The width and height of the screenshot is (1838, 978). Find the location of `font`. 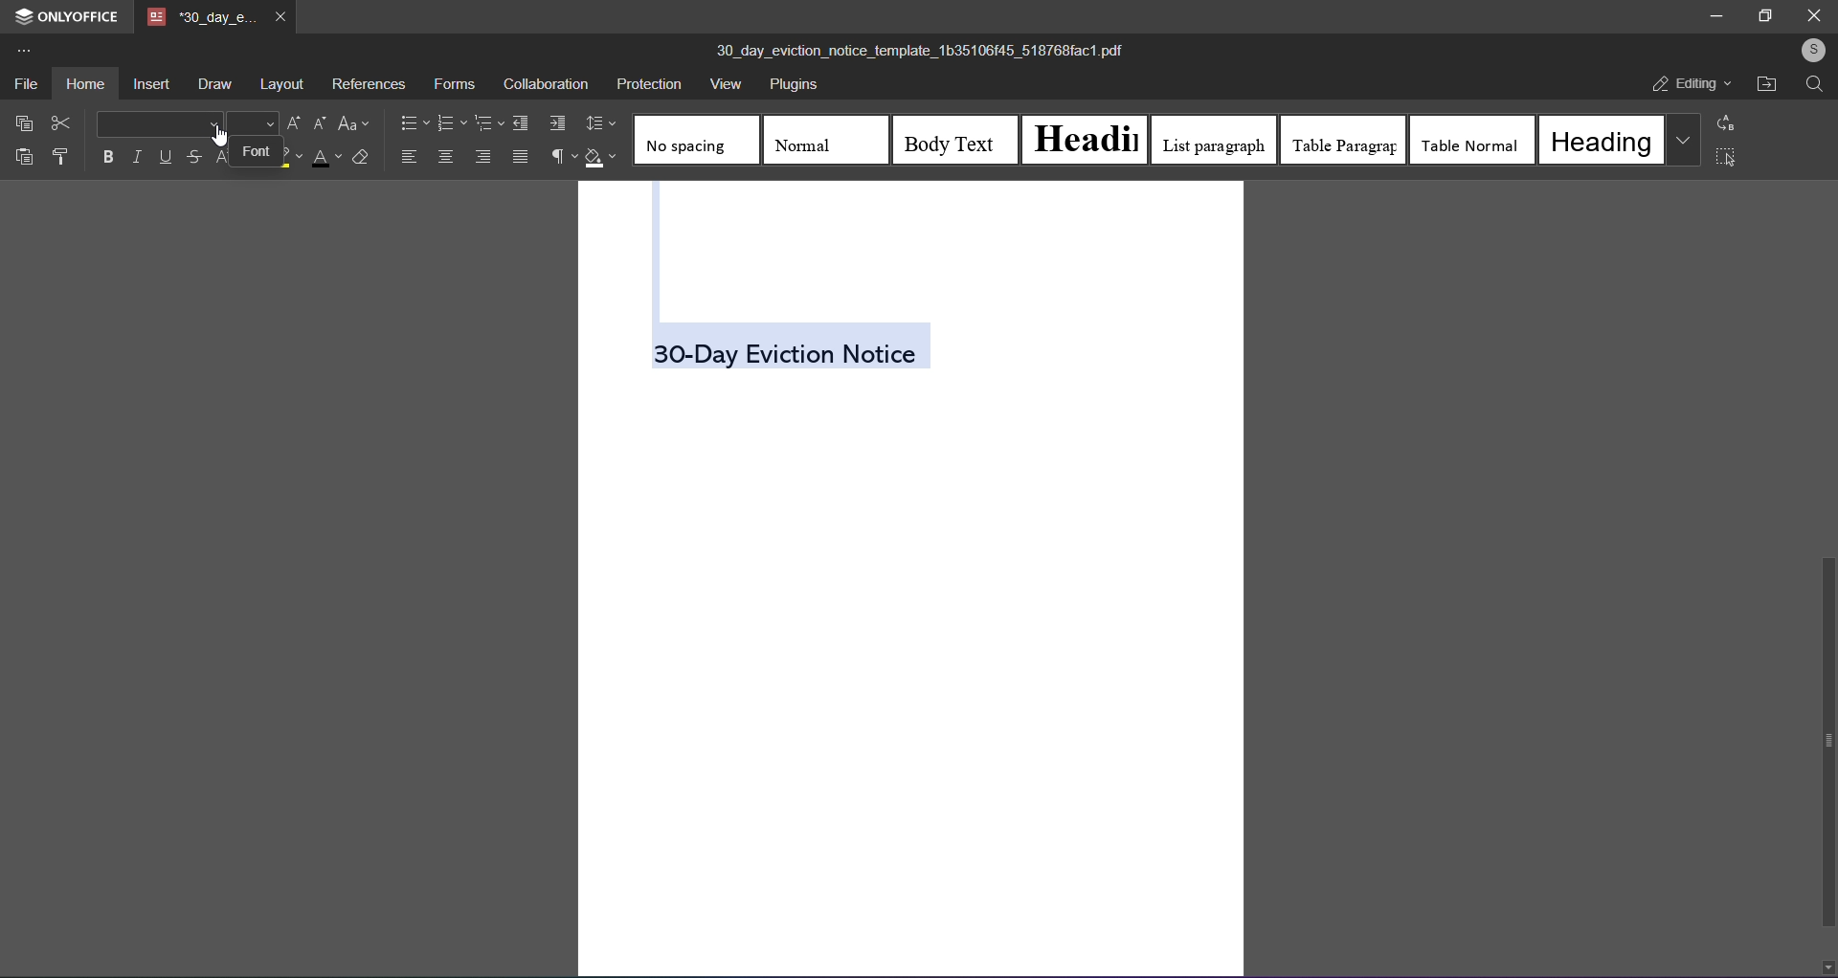

font is located at coordinates (258, 151).